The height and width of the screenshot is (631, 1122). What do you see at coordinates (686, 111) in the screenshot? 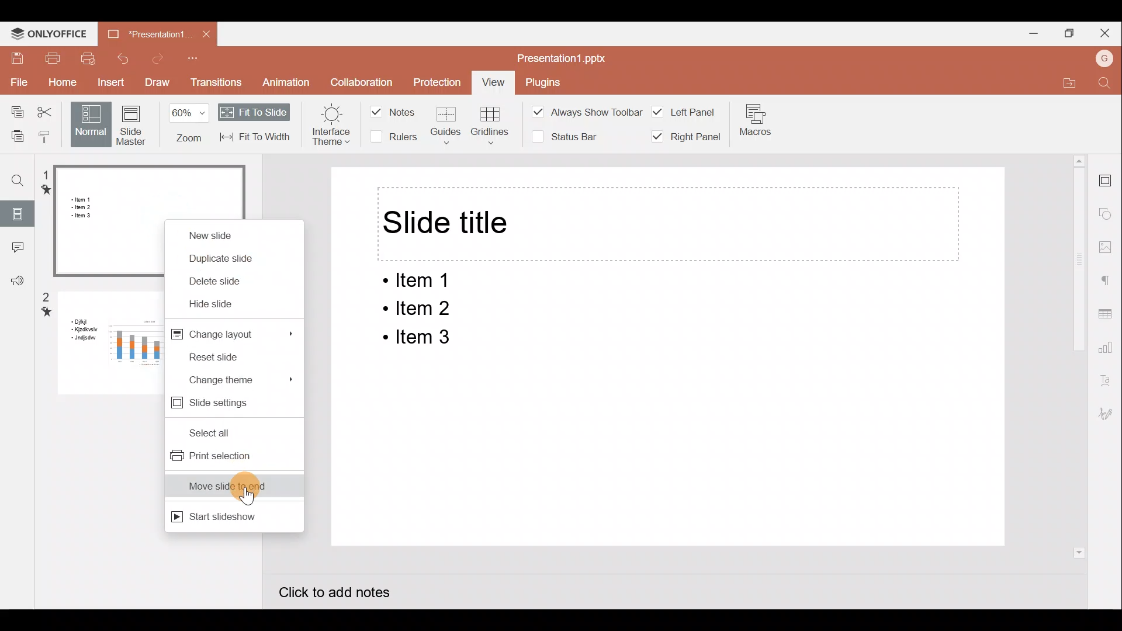
I see `Left panel` at bounding box center [686, 111].